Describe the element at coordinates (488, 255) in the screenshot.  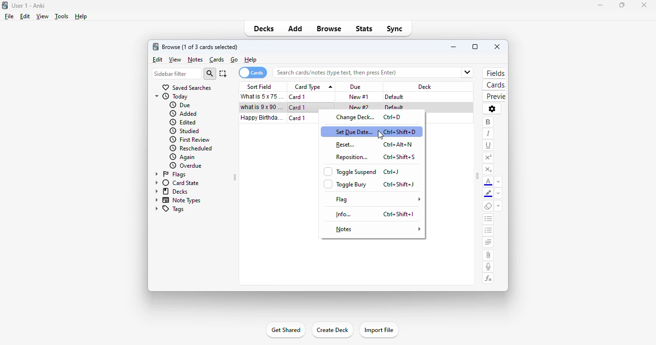
I see `attach pictures/audio/video` at that location.